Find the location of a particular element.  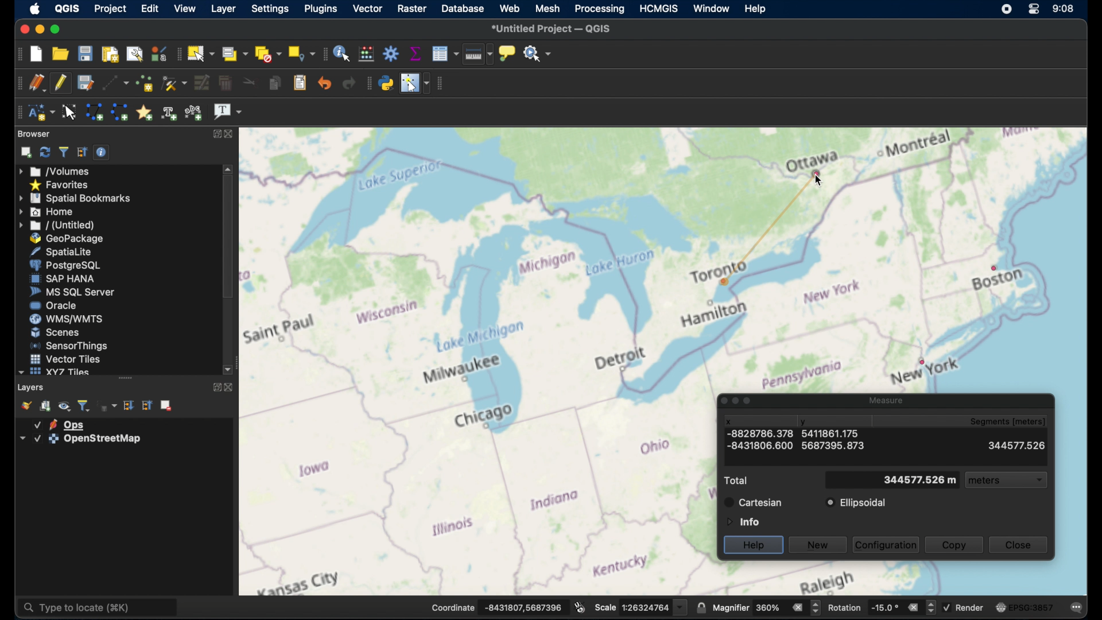

toggle editing is located at coordinates (61, 83).